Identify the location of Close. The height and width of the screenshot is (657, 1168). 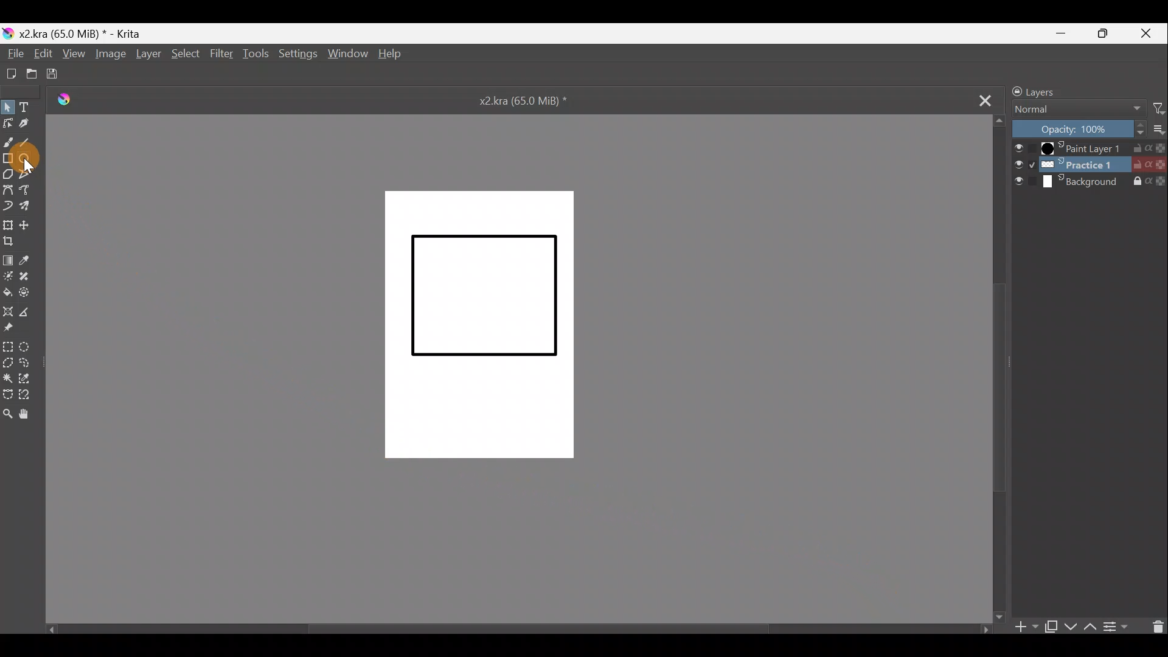
(1150, 33).